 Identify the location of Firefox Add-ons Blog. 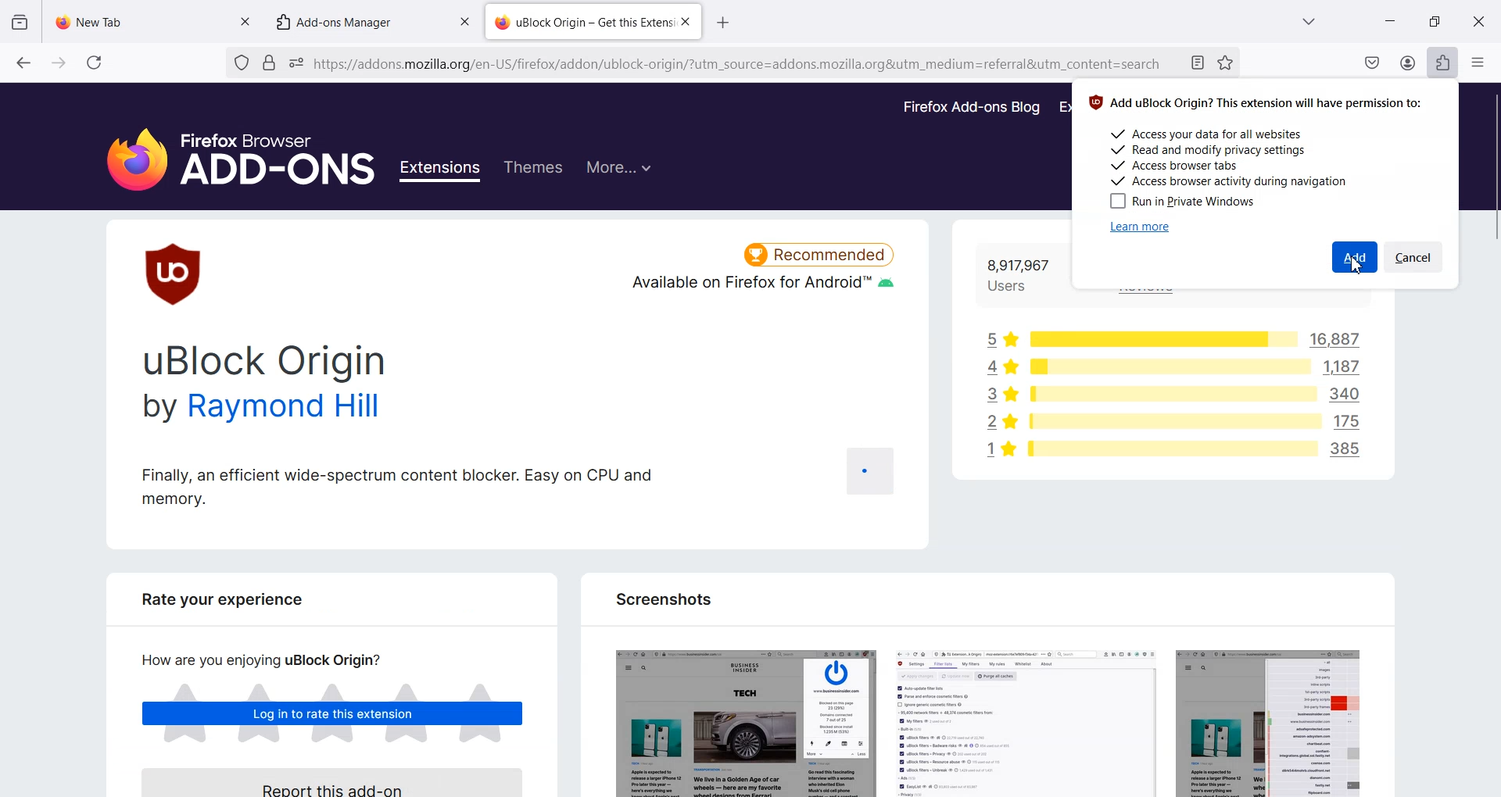
(972, 108).